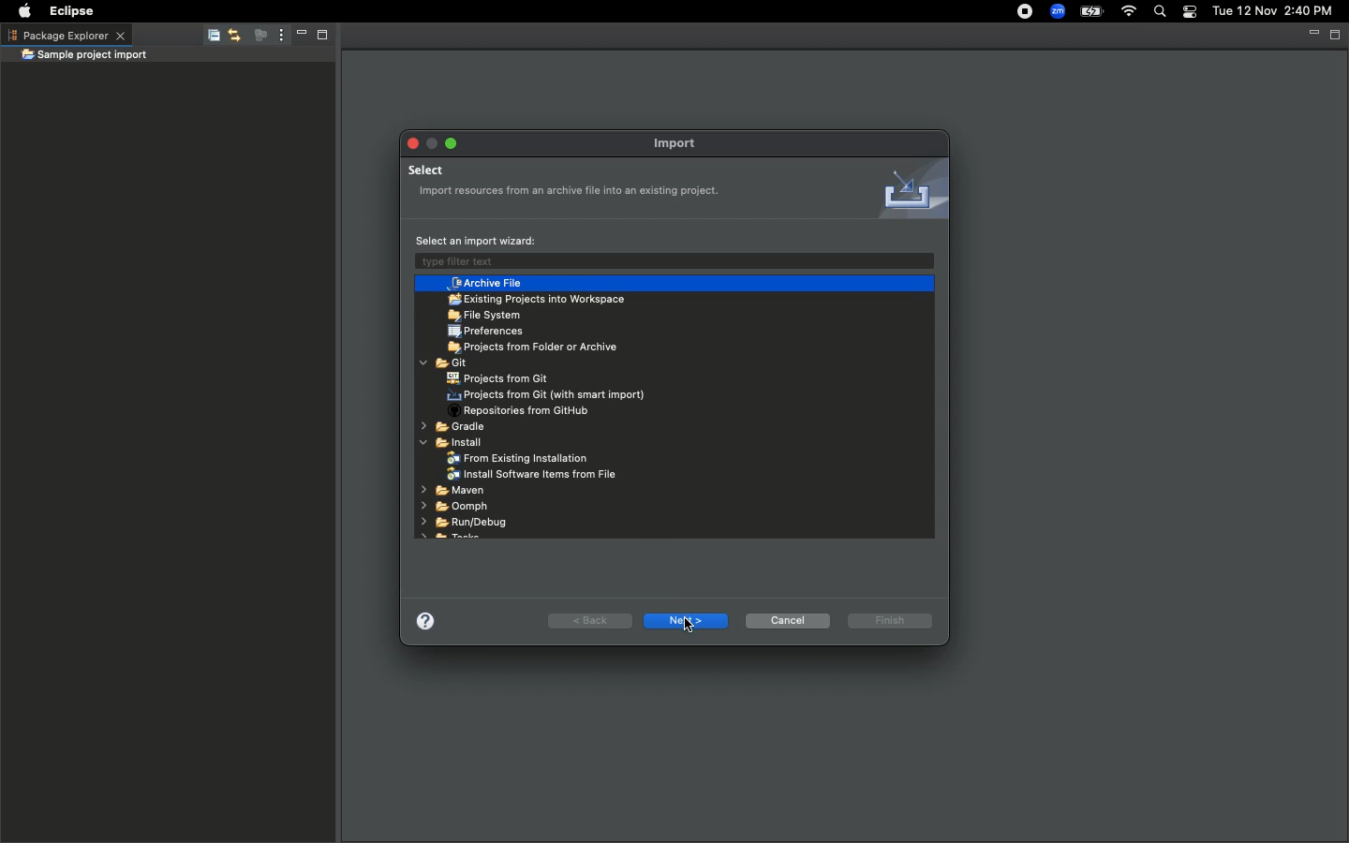  Describe the element at coordinates (488, 332) in the screenshot. I see `Preferences` at that location.